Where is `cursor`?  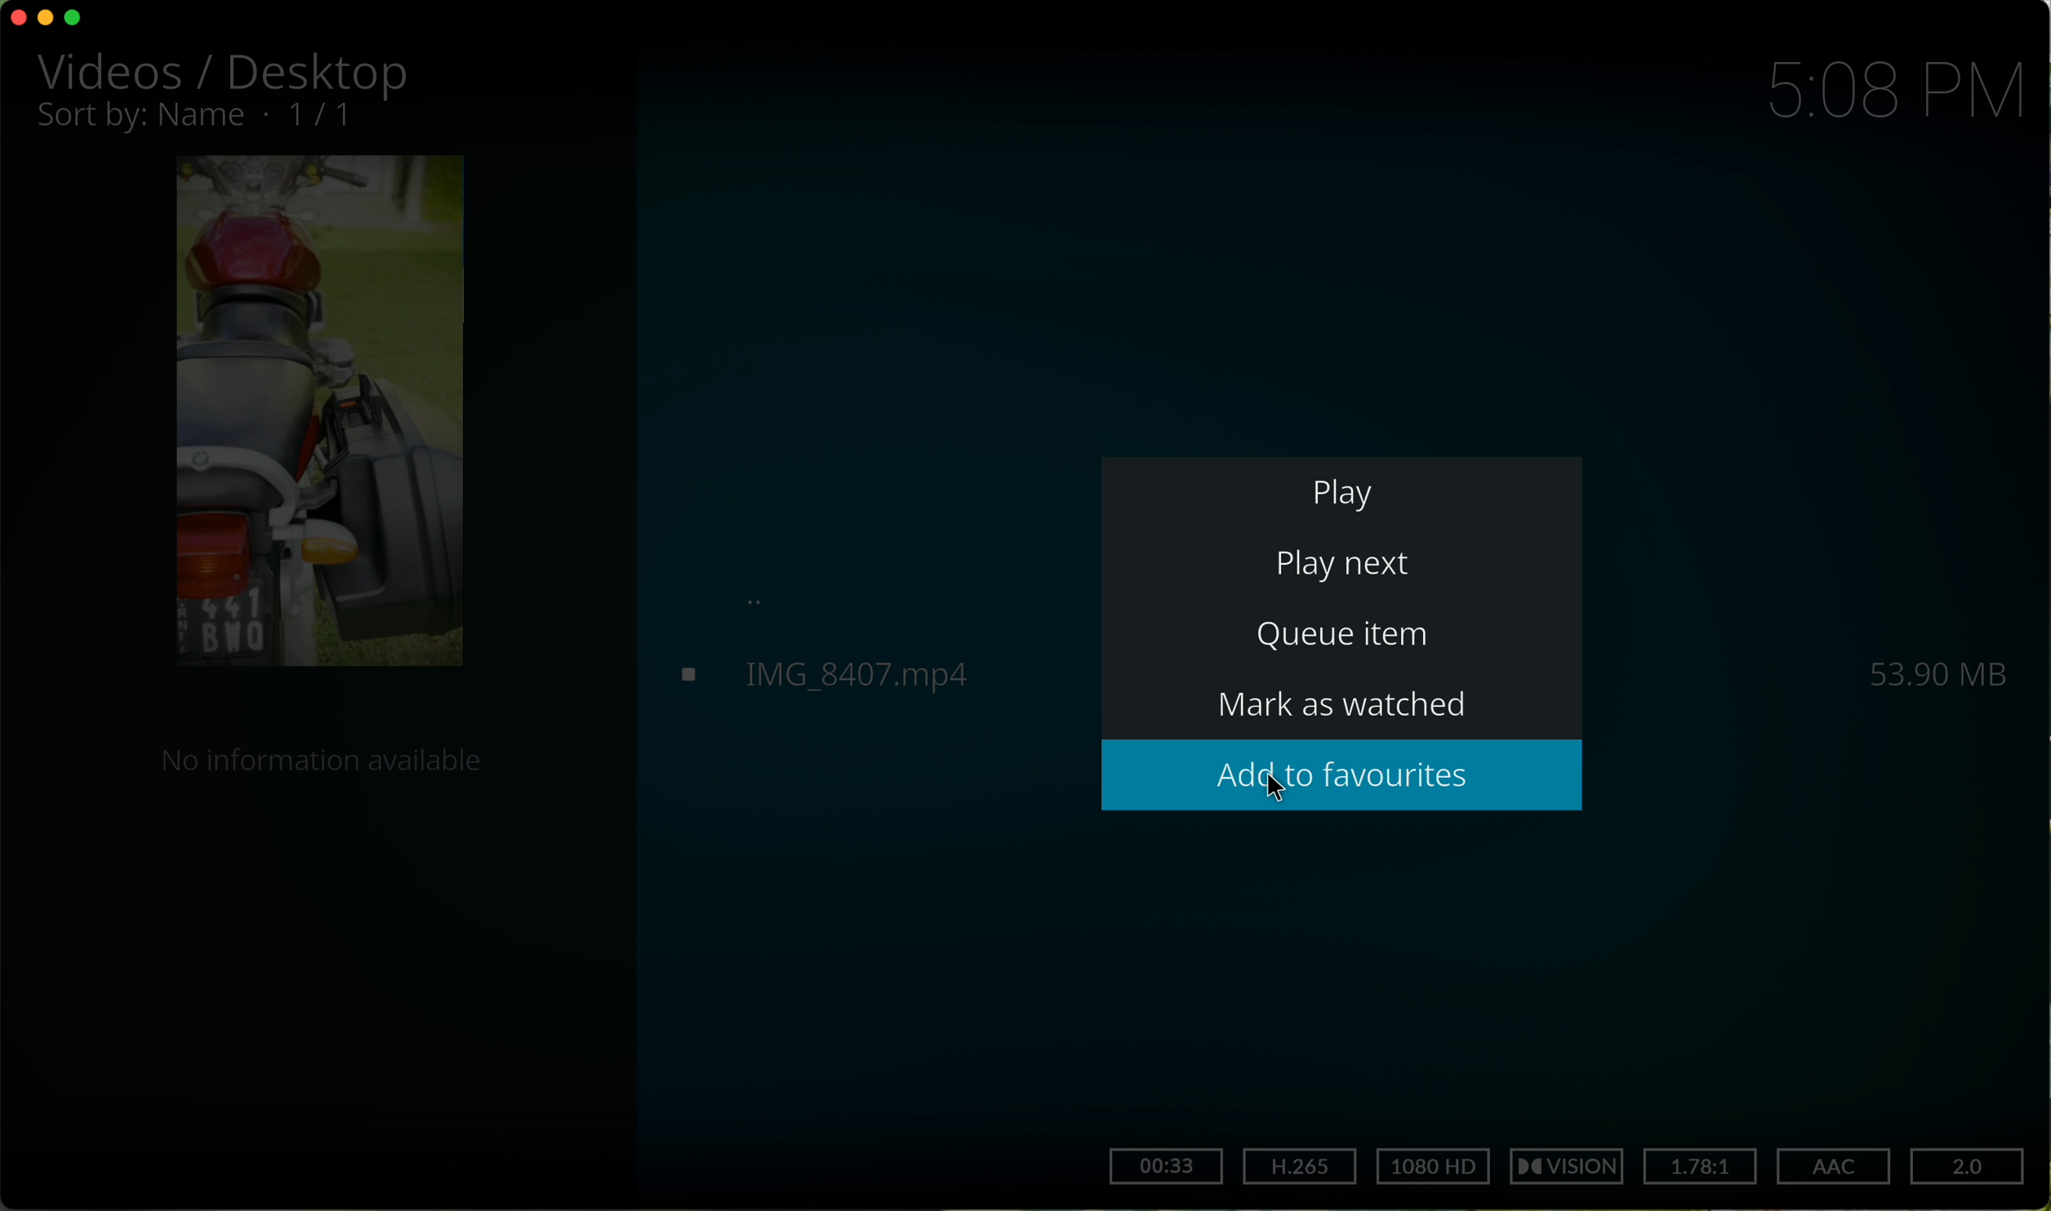
cursor is located at coordinates (1273, 786).